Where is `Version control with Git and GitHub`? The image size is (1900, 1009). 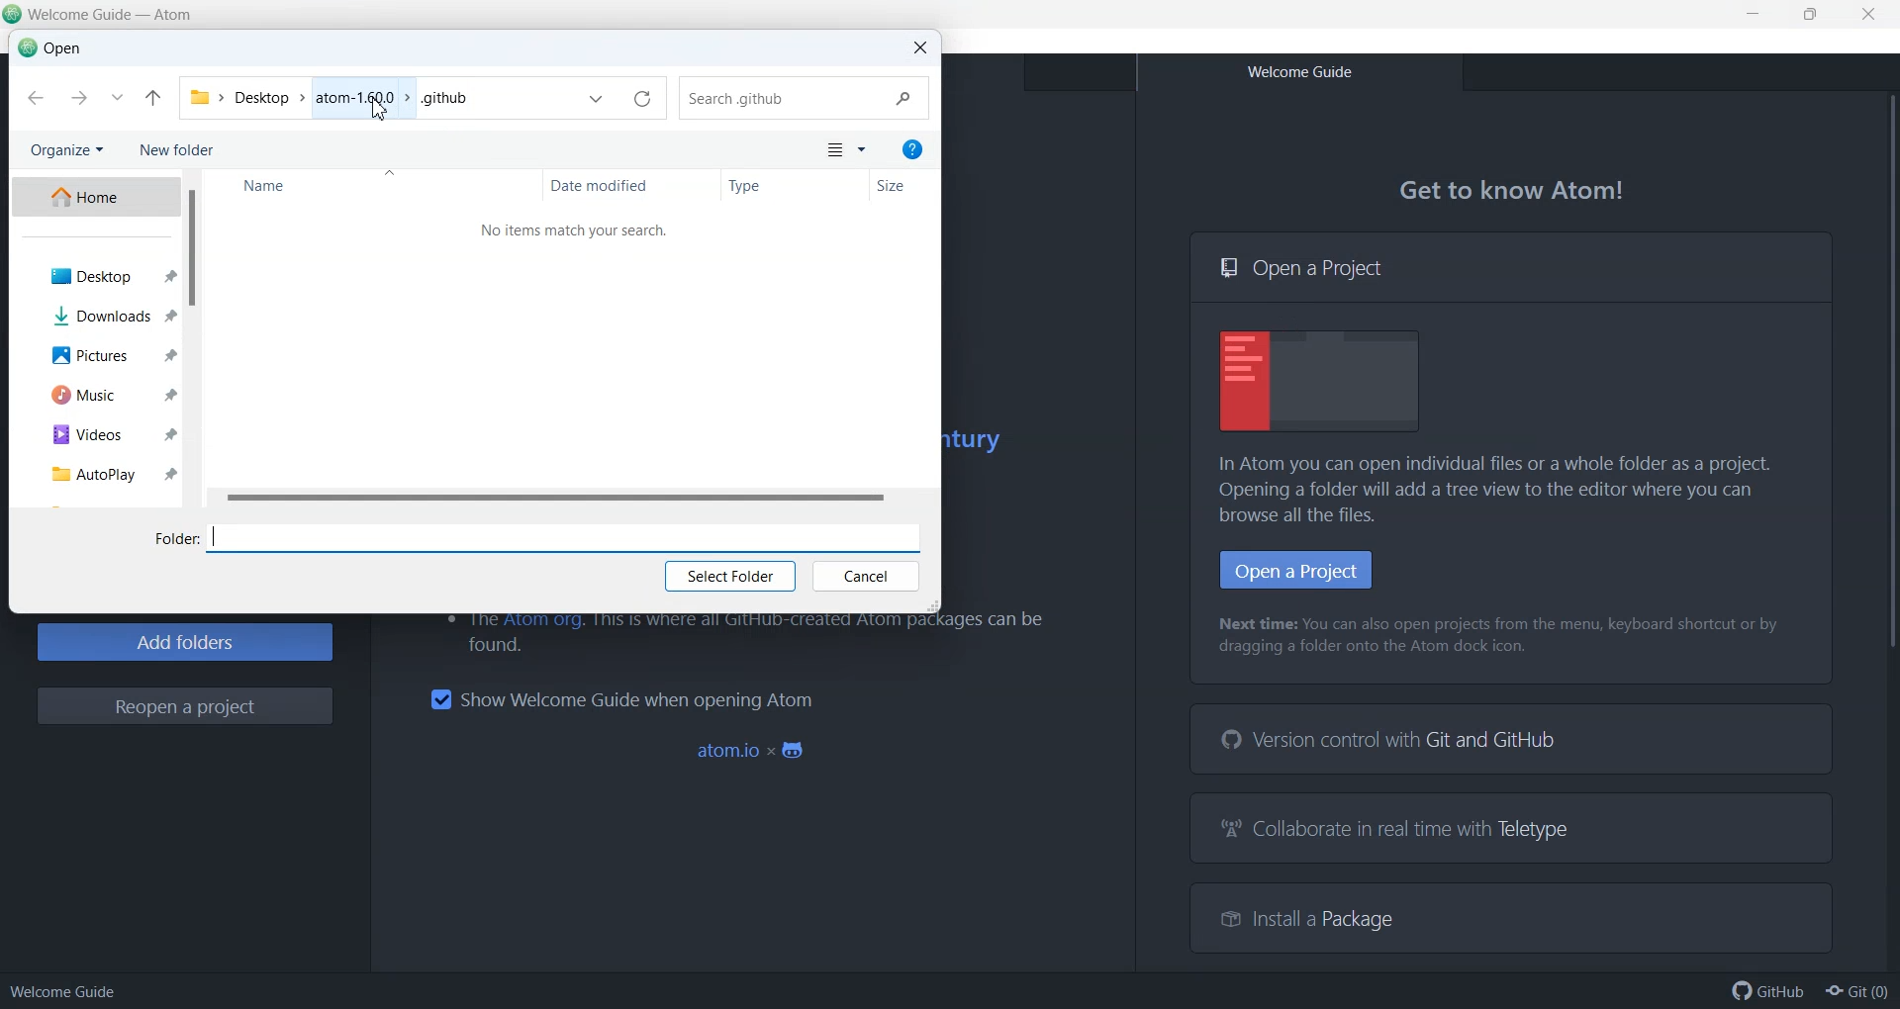 Version control with Git and GitHub is located at coordinates (1393, 740).